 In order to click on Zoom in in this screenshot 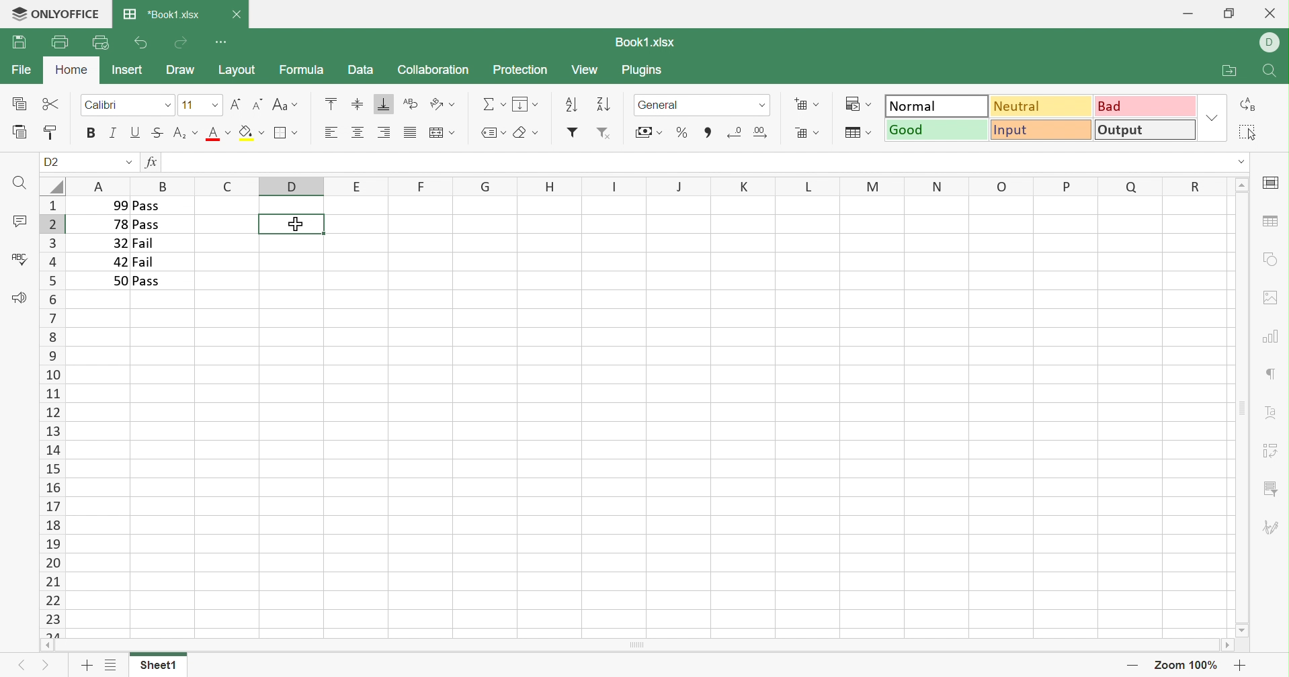, I will do `click(1241, 665)`.